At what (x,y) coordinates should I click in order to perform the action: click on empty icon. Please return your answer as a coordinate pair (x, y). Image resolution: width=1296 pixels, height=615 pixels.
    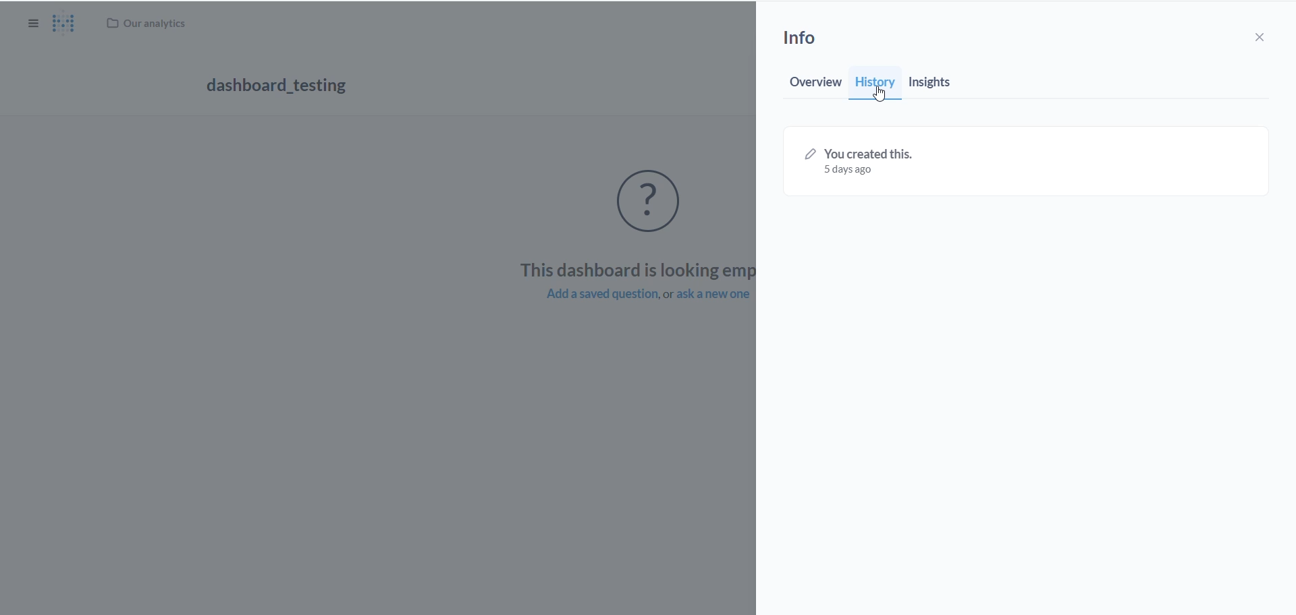
    Looking at the image, I should click on (657, 203).